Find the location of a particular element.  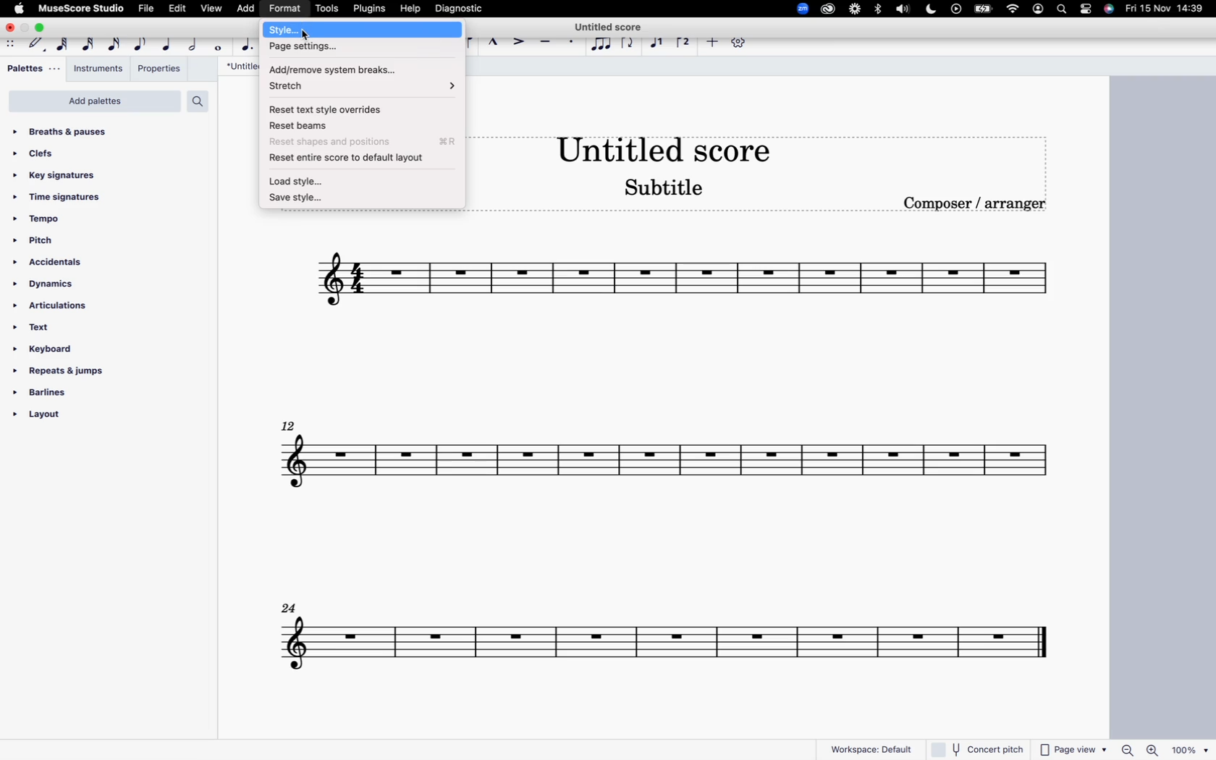

tuplet is located at coordinates (603, 45).